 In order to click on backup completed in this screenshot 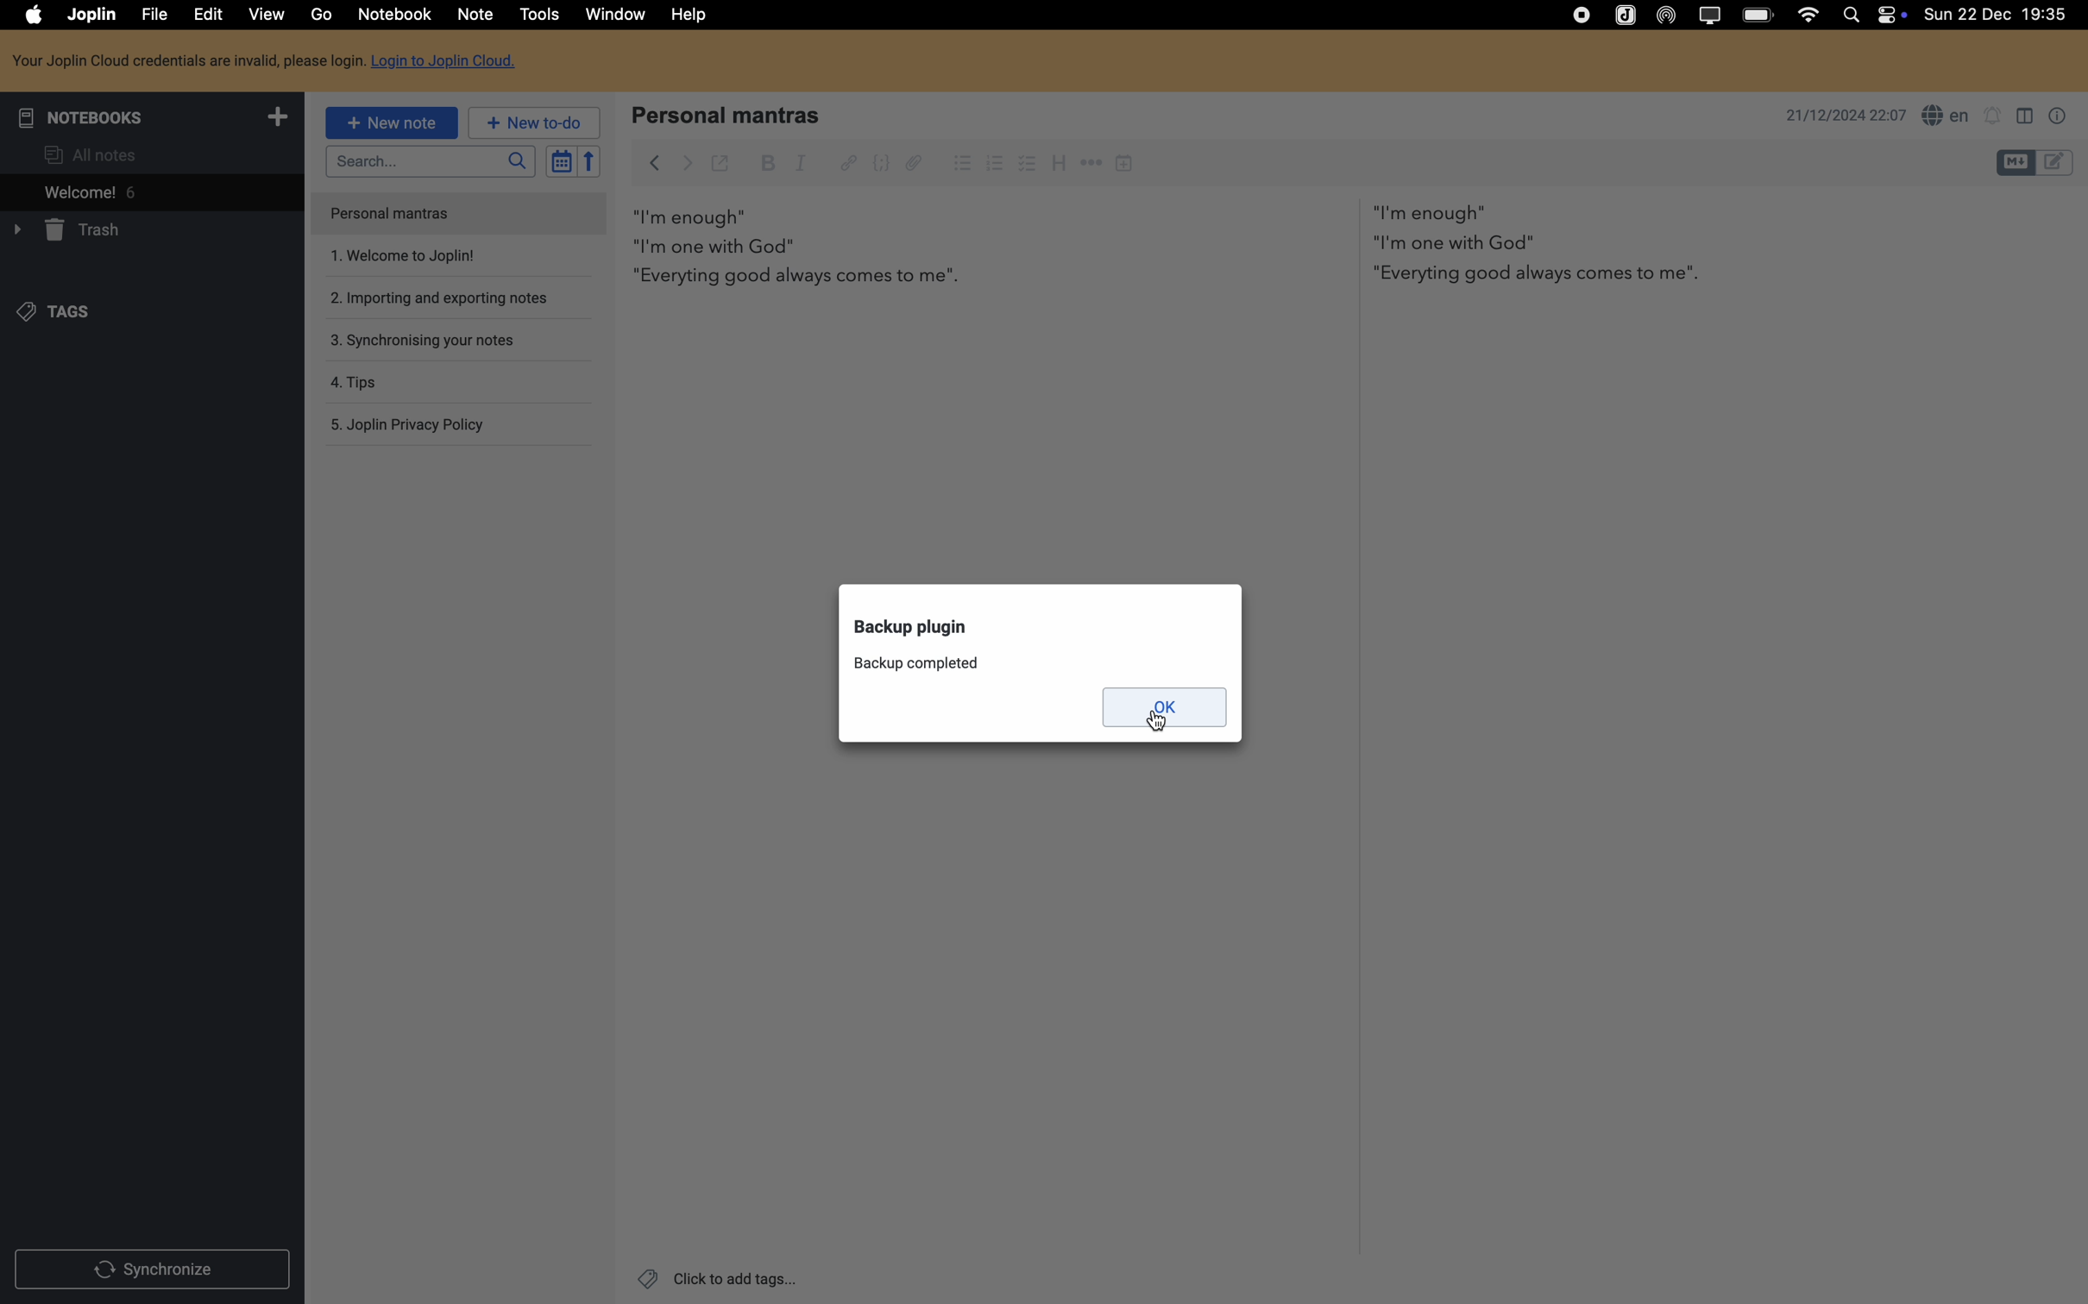, I will do `click(919, 663)`.